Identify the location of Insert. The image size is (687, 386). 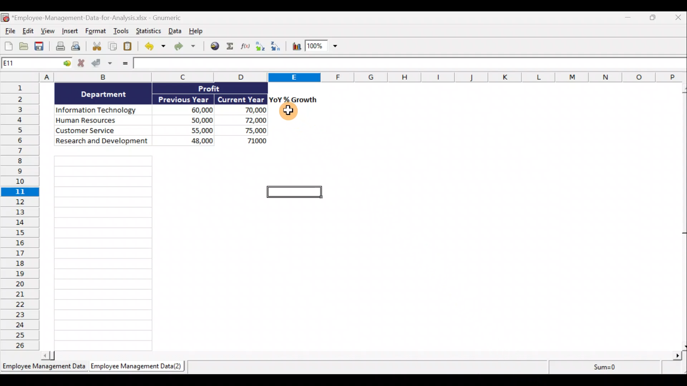
(69, 32).